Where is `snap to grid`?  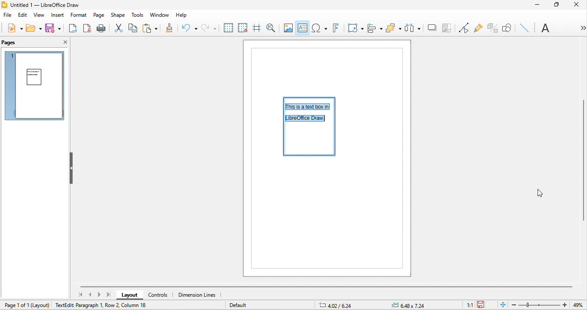
snap to grid is located at coordinates (242, 28).